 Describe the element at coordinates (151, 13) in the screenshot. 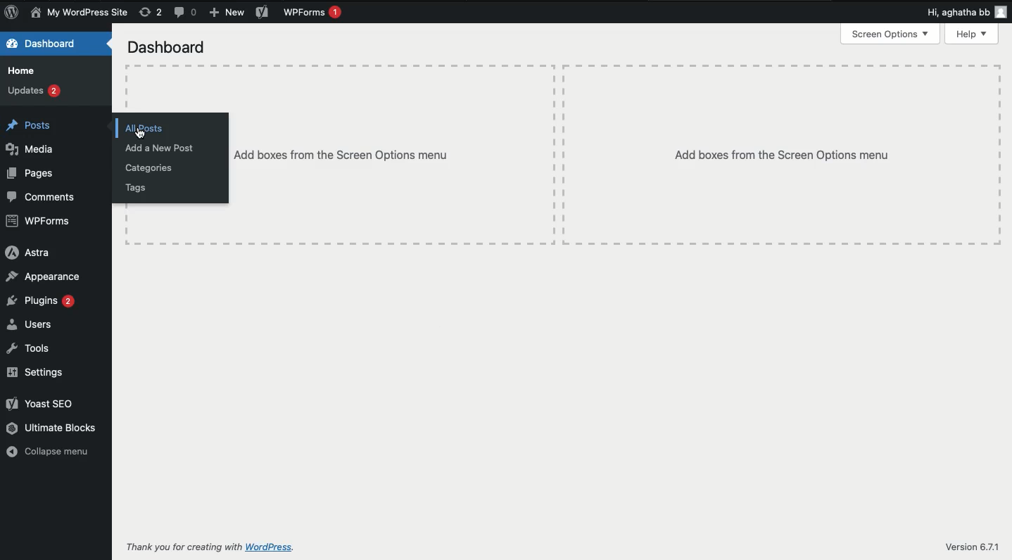

I see `Revisions` at that location.